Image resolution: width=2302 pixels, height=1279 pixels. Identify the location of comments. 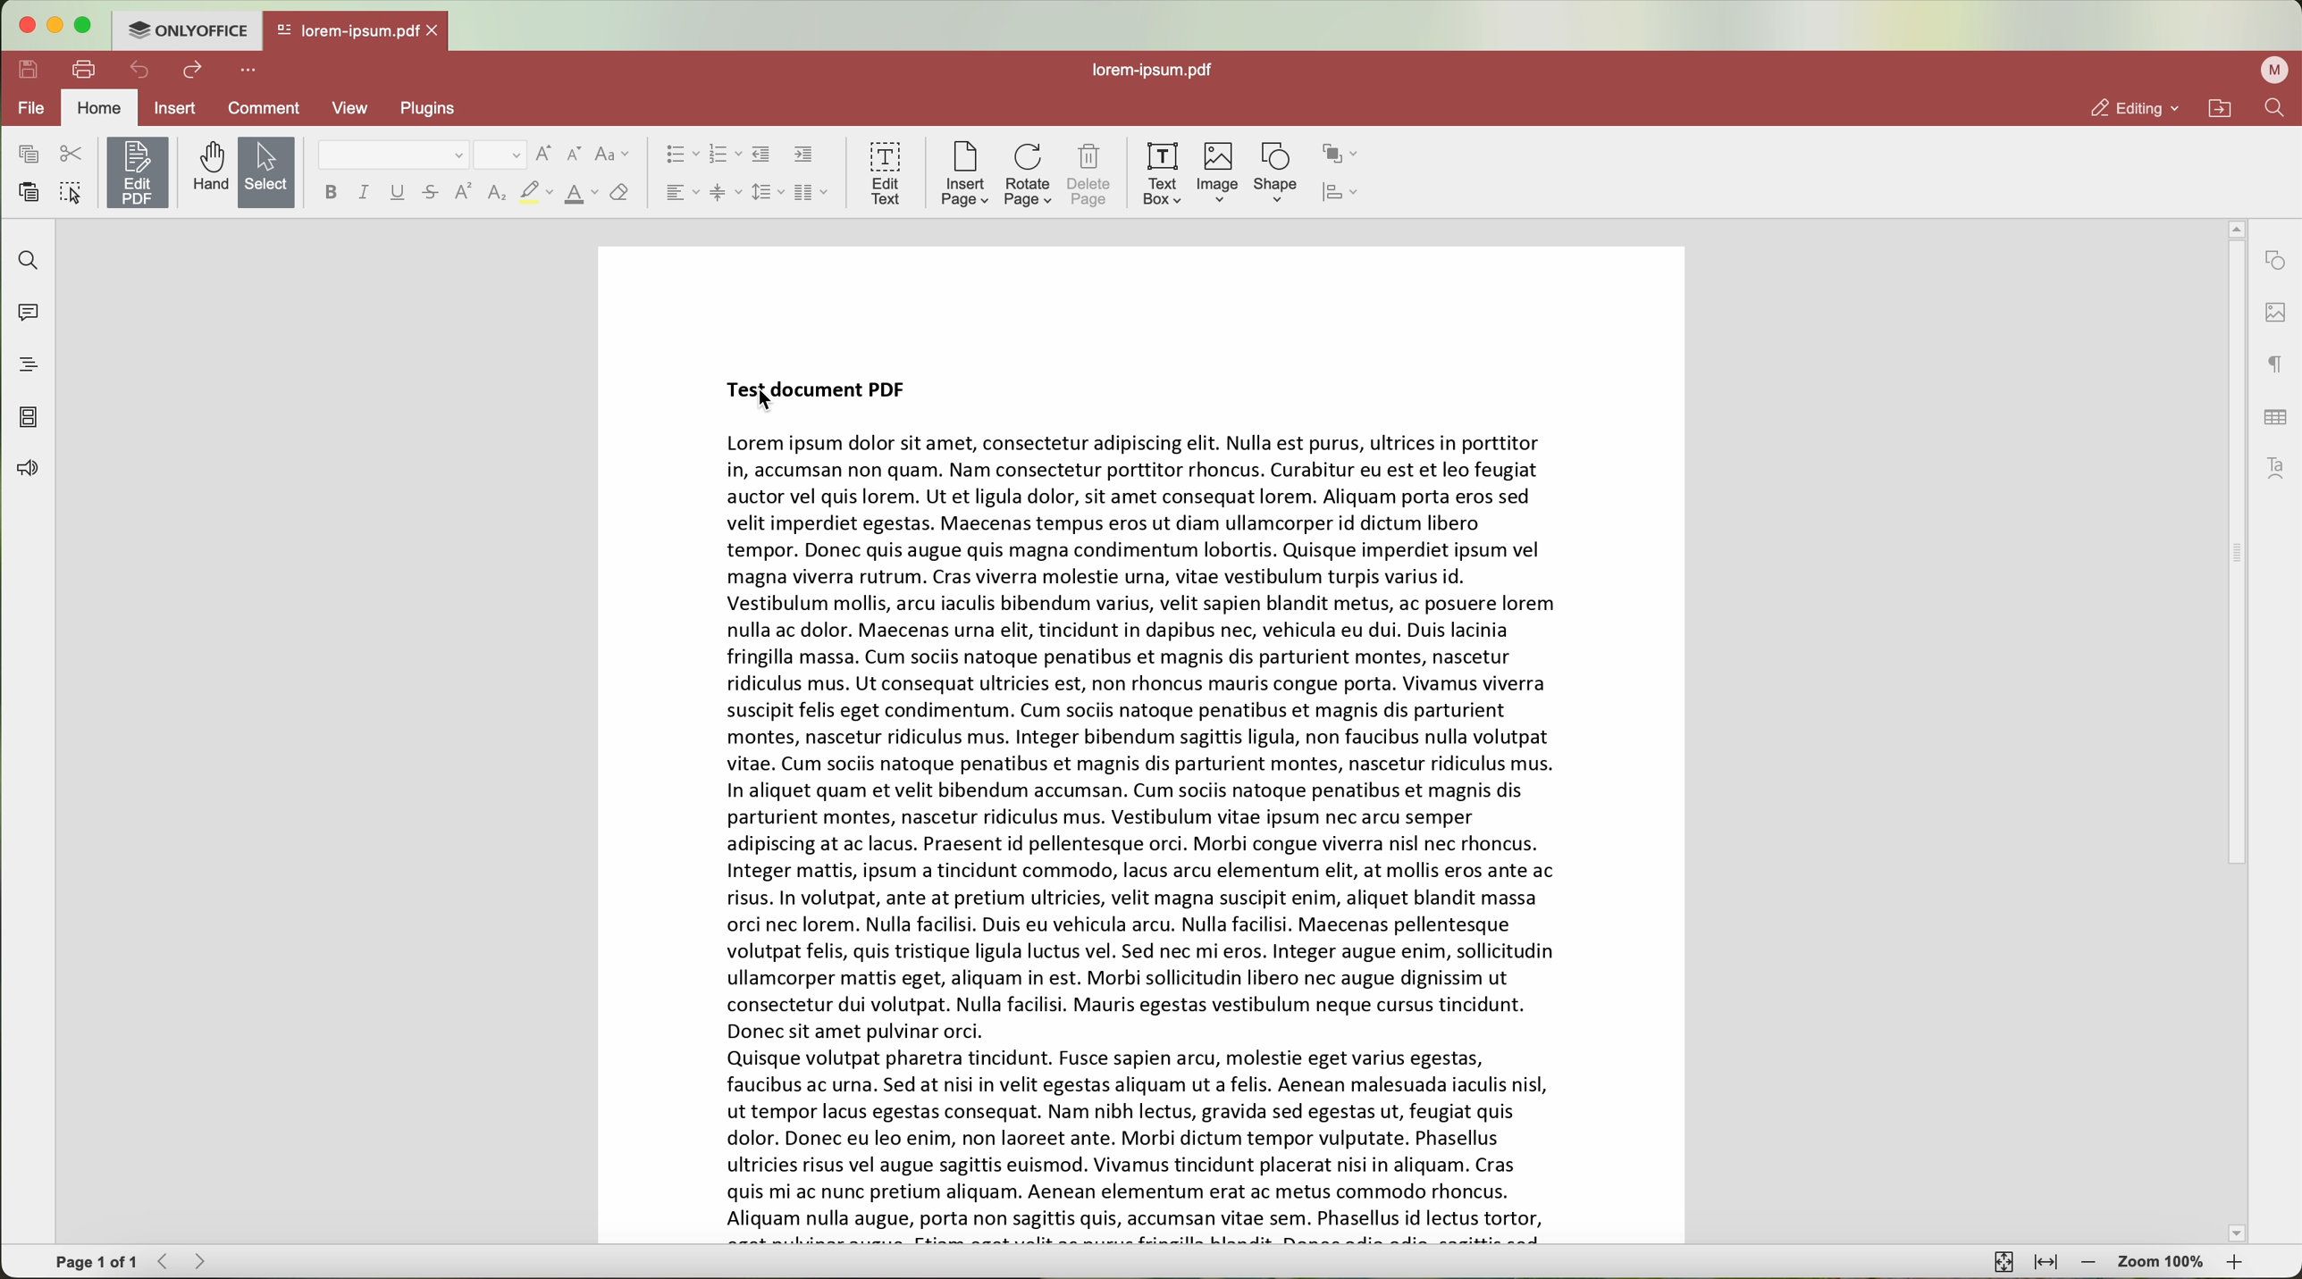
(26, 315).